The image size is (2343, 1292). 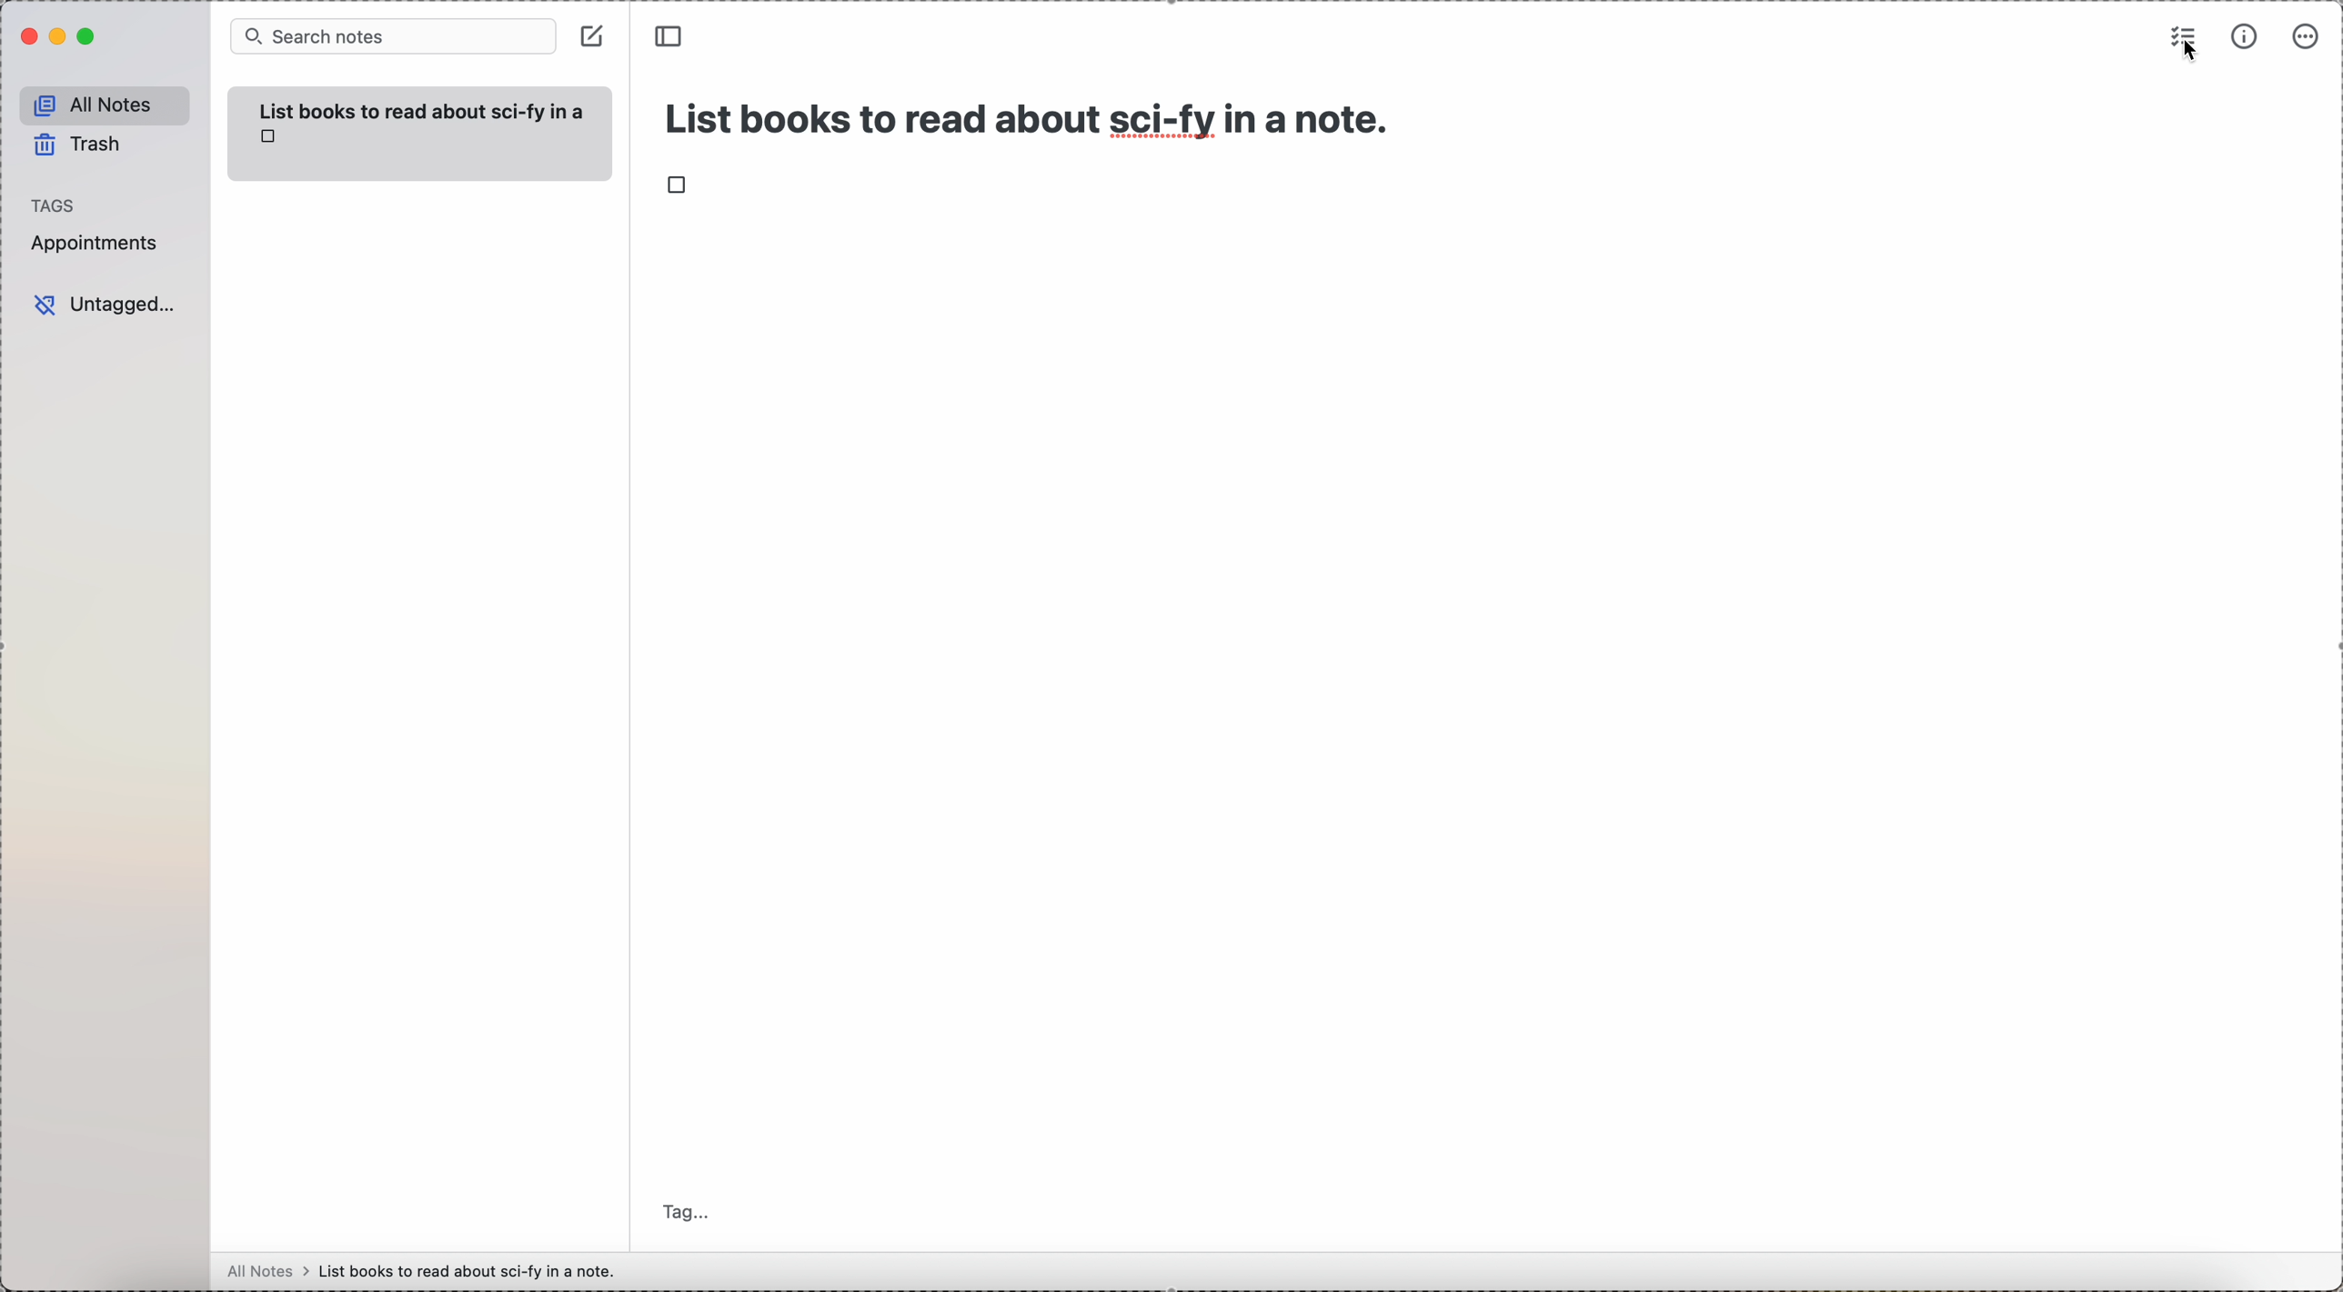 What do you see at coordinates (595, 33) in the screenshot?
I see `create note` at bounding box center [595, 33].